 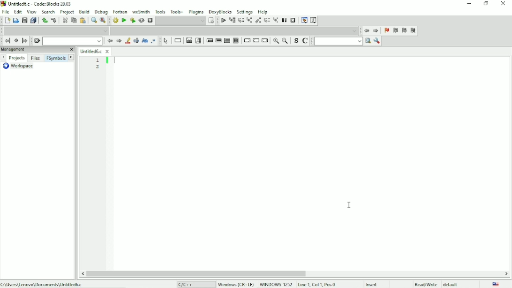 I want to click on Abort, so click(x=150, y=21).